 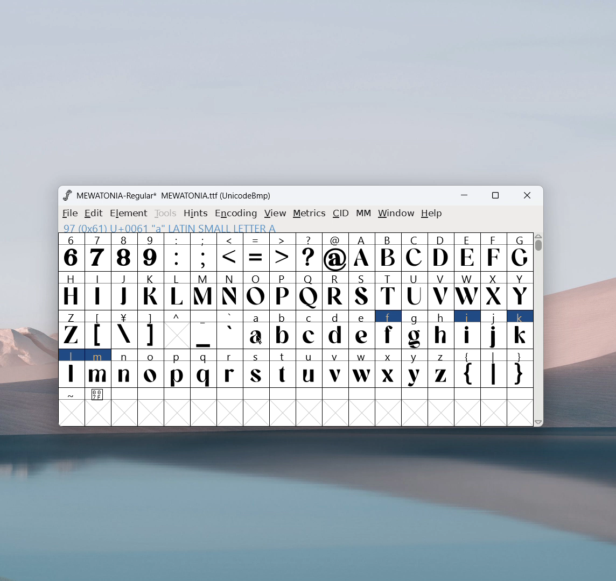 I want to click on ], so click(x=150, y=330).